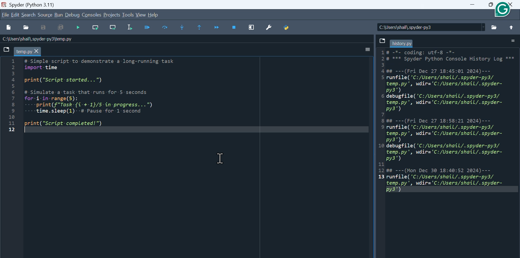 The height and width of the screenshot is (258, 520). Describe the element at coordinates (402, 44) in the screenshot. I see `history.py` at that location.